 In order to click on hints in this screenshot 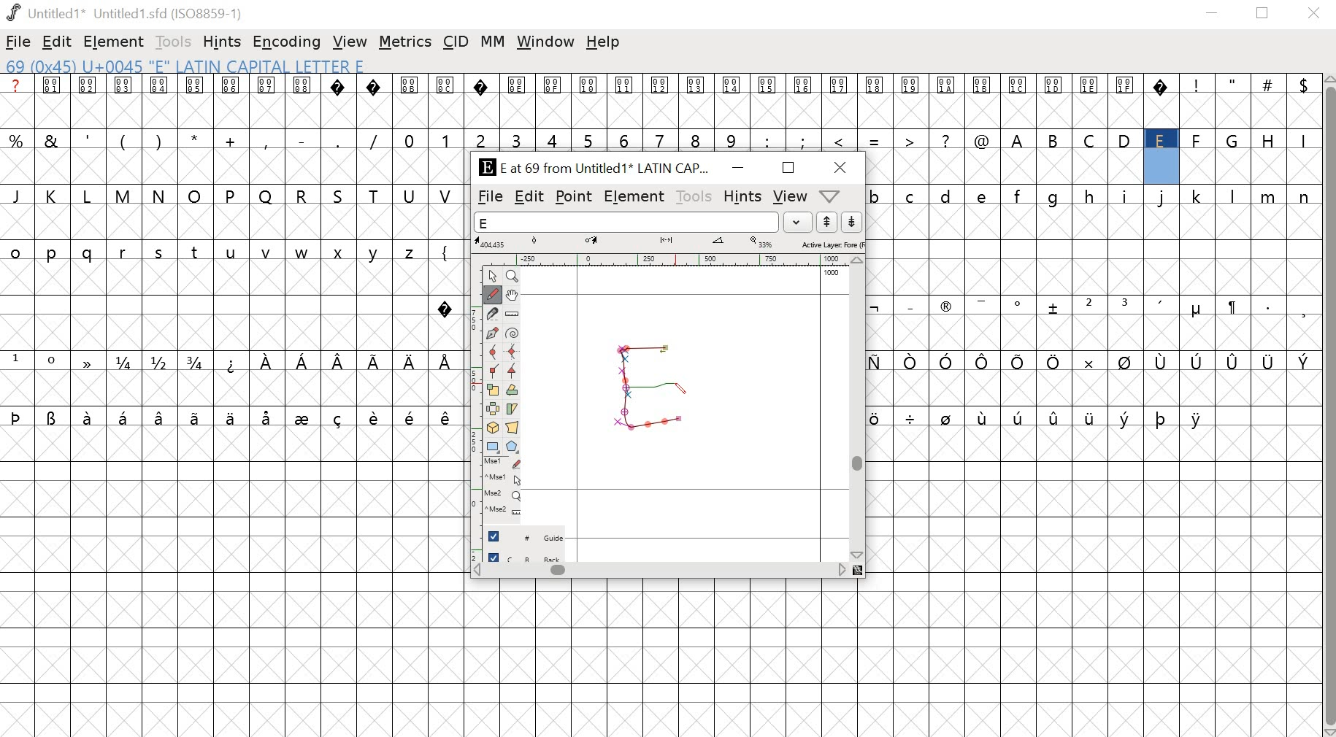, I will do `click(223, 42)`.